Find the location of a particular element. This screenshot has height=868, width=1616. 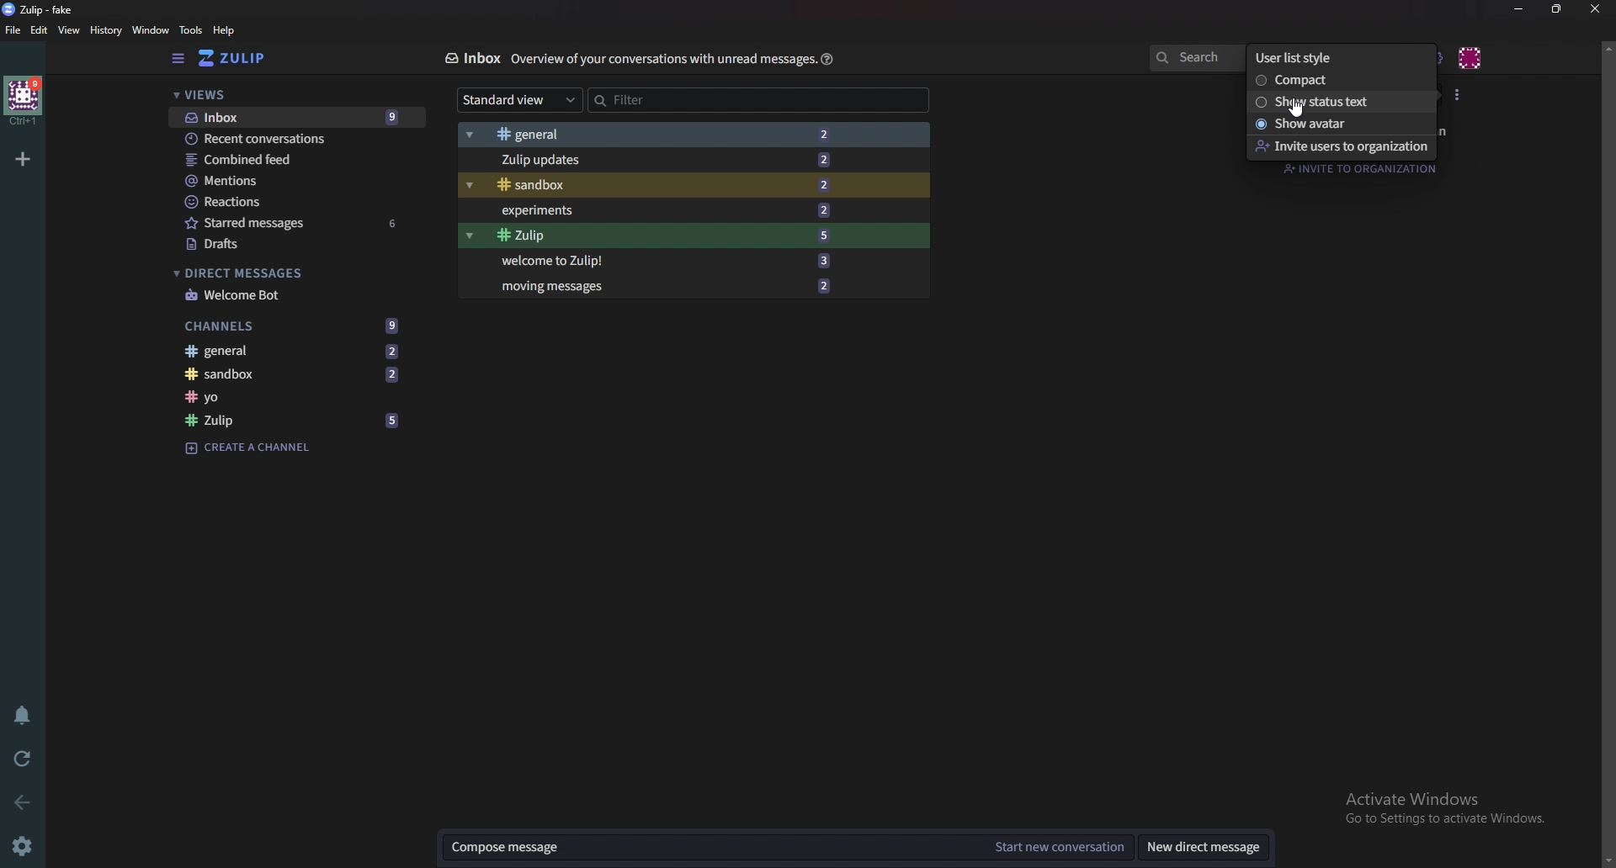

welcome bot is located at coordinates (293, 294).